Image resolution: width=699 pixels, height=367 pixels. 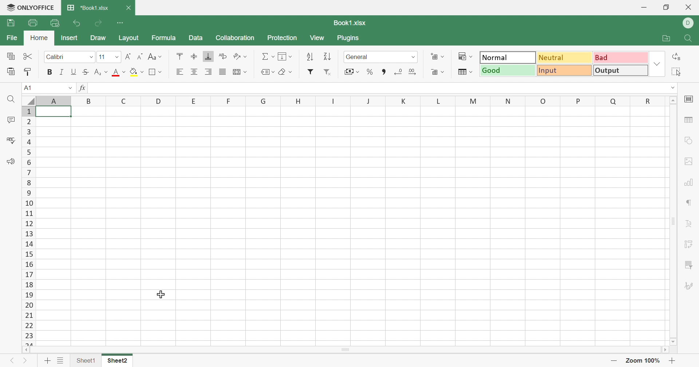 What do you see at coordinates (223, 73) in the screenshot?
I see `Justified` at bounding box center [223, 73].